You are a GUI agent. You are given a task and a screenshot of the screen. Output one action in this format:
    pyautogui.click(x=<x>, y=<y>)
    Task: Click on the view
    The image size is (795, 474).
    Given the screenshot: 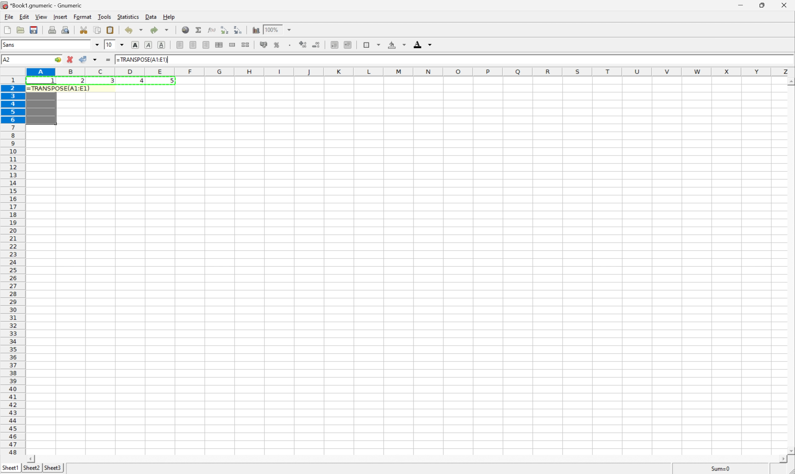 What is the action you would take?
    pyautogui.click(x=41, y=17)
    